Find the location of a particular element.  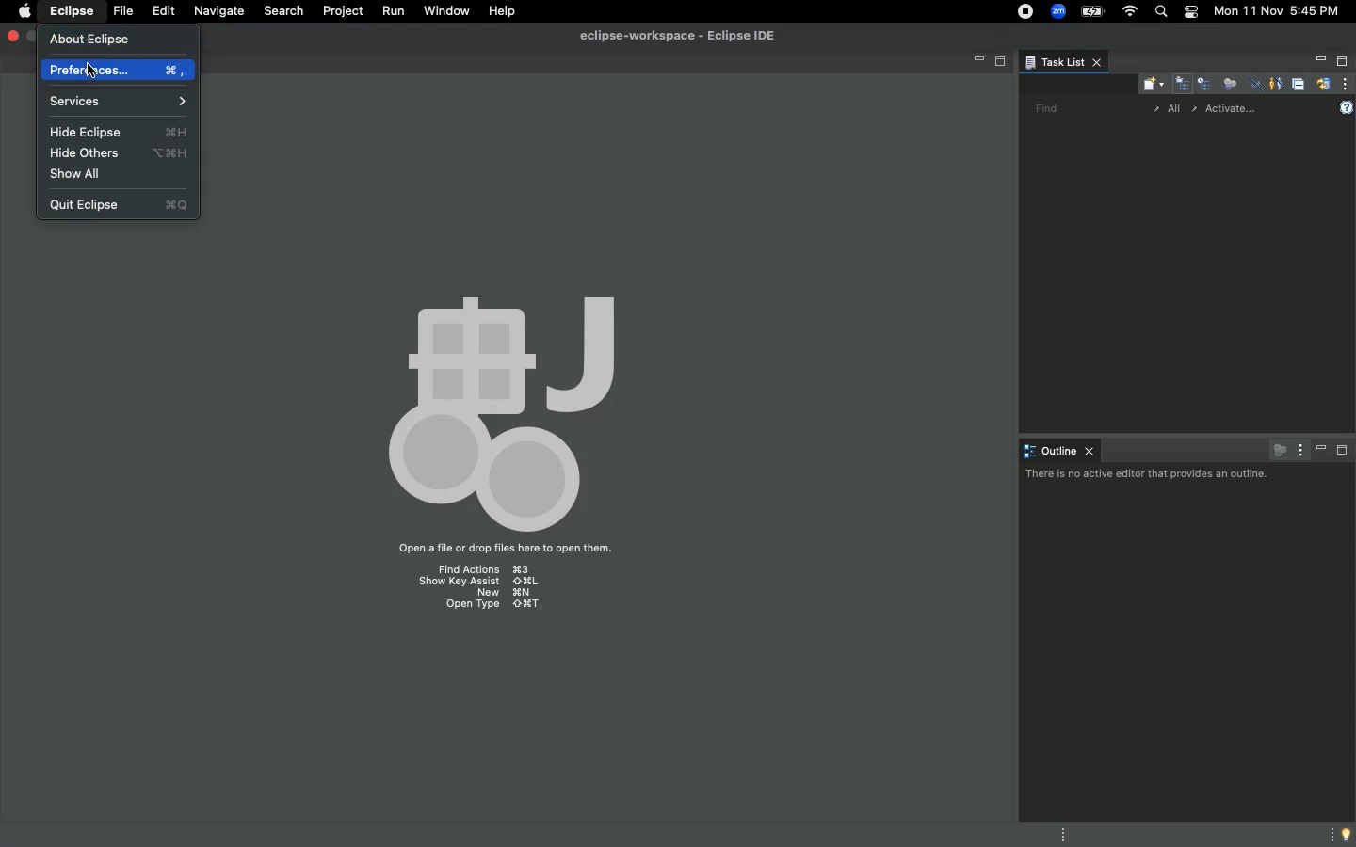

About eclipse is located at coordinates (90, 39).